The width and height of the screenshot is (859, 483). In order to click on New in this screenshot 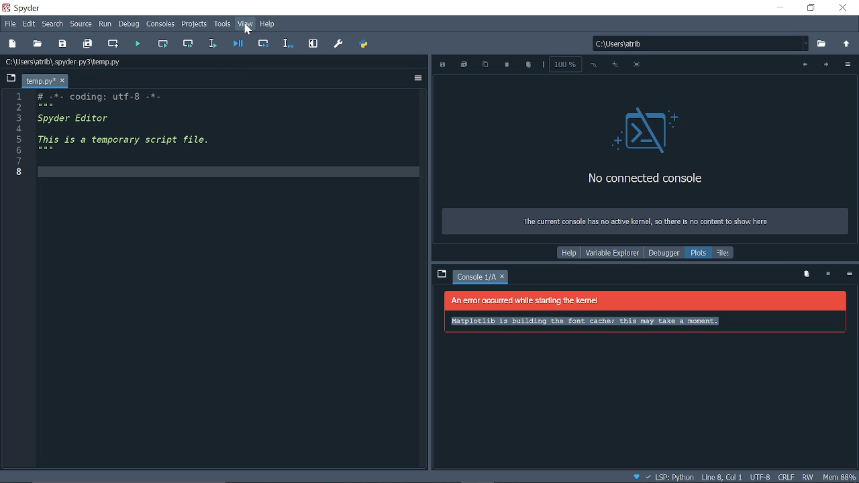, I will do `click(12, 44)`.